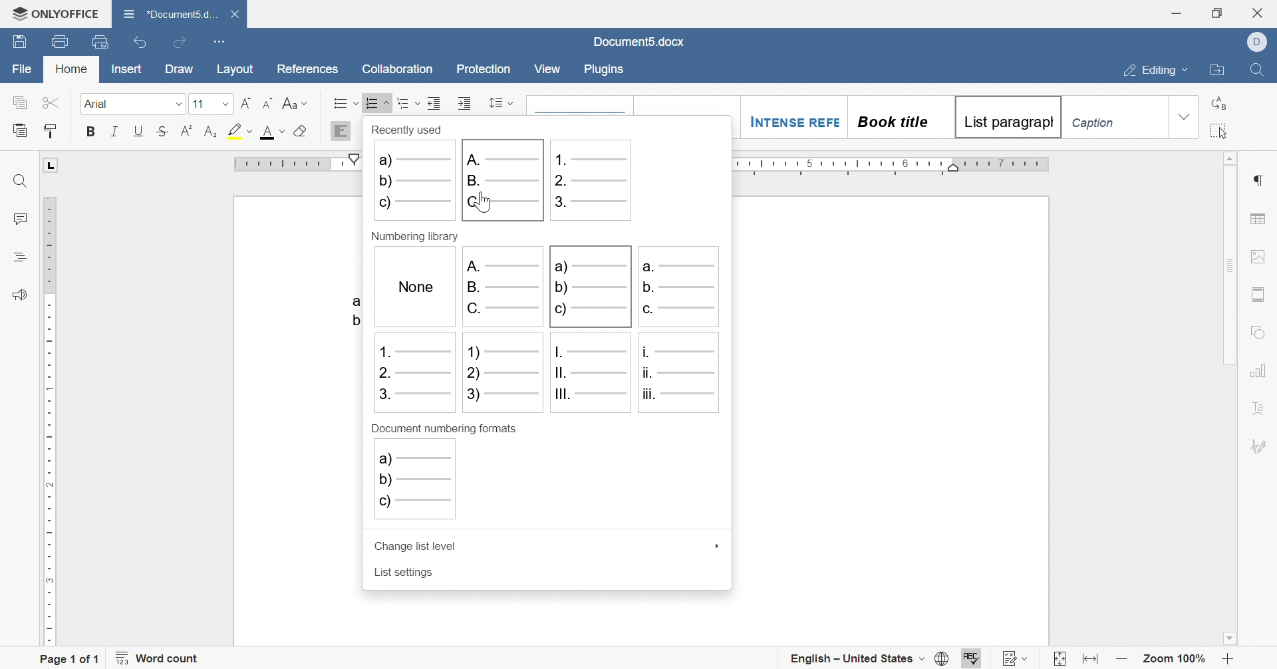 Image resolution: width=1277 pixels, height=669 pixels. What do you see at coordinates (21, 294) in the screenshot?
I see `feedback & support` at bounding box center [21, 294].